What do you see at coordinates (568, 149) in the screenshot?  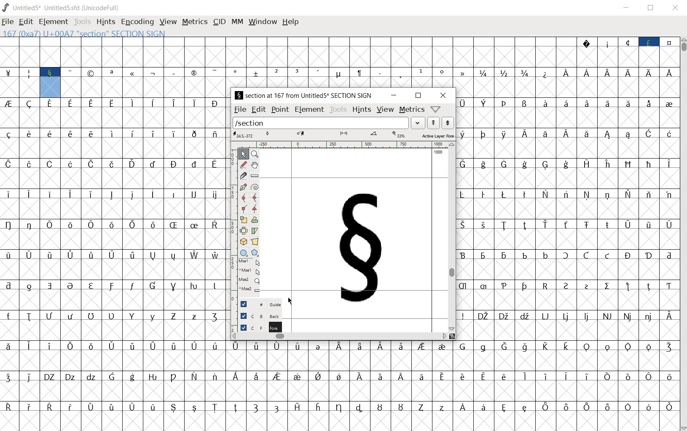 I see `empty cells` at bounding box center [568, 149].